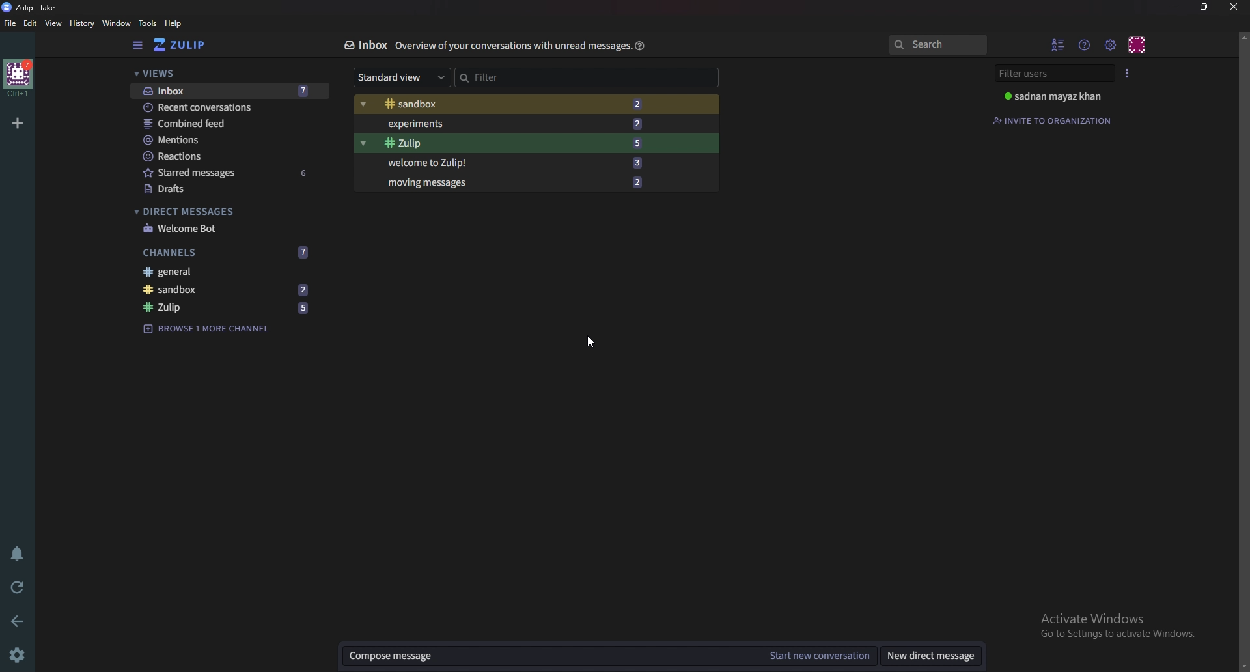  What do you see at coordinates (20, 619) in the screenshot?
I see `back` at bounding box center [20, 619].